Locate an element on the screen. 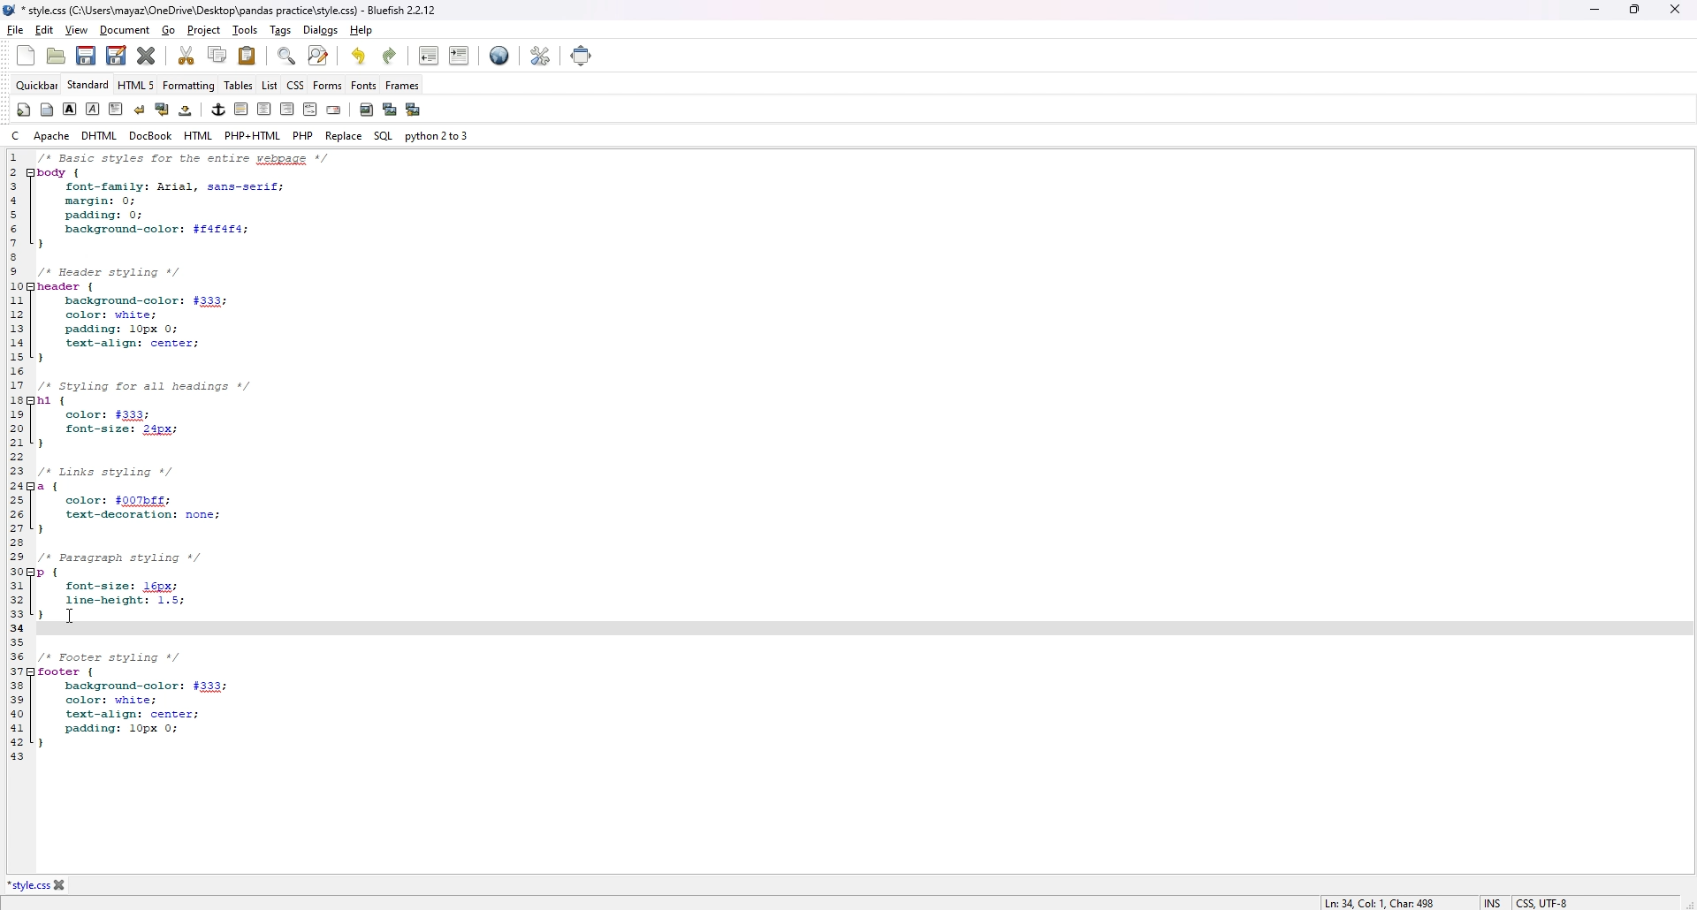 The height and width of the screenshot is (910, 1697). file is located at coordinates (15, 30).